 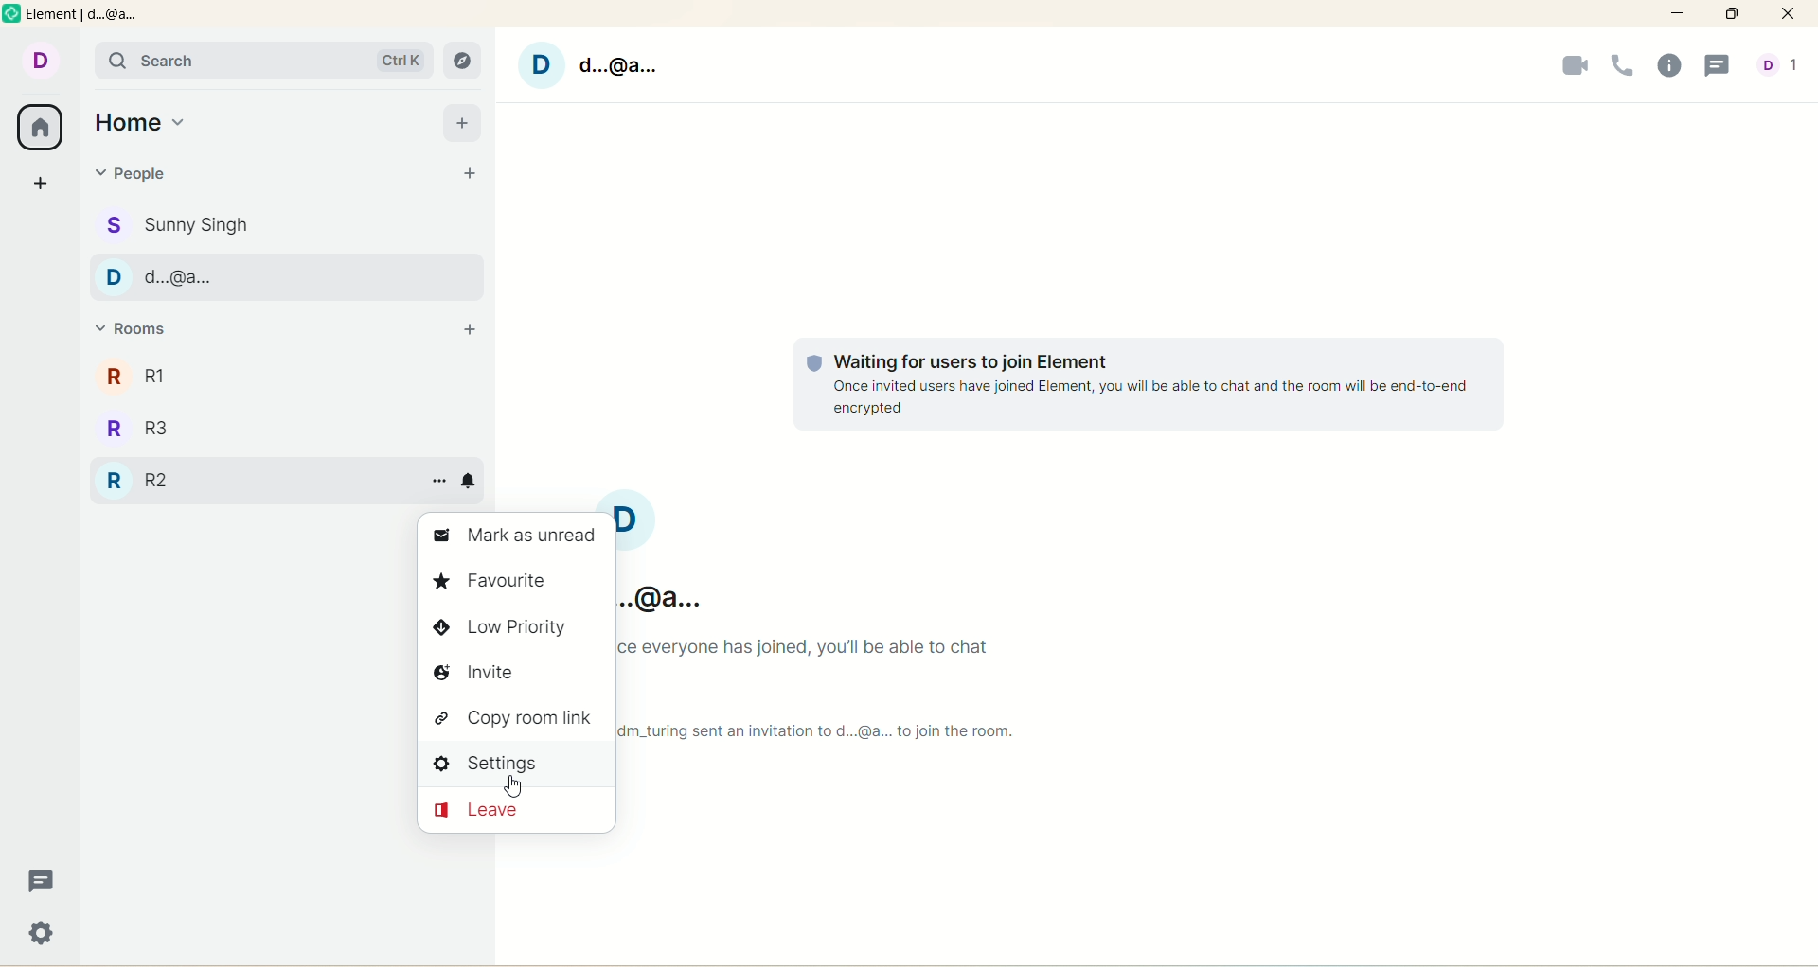 What do you see at coordinates (1791, 16) in the screenshot?
I see `close` at bounding box center [1791, 16].